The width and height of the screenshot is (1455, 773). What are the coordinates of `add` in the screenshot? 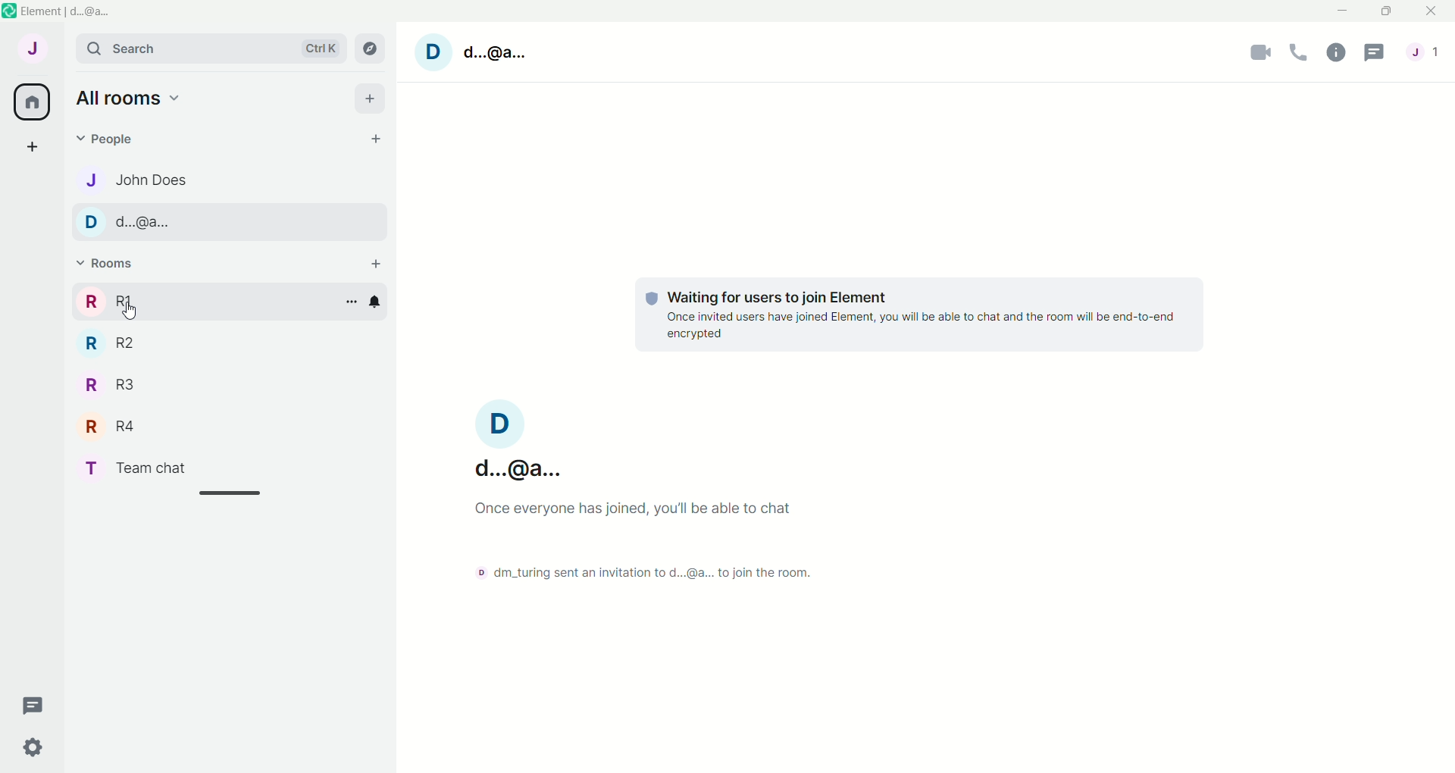 It's located at (374, 264).